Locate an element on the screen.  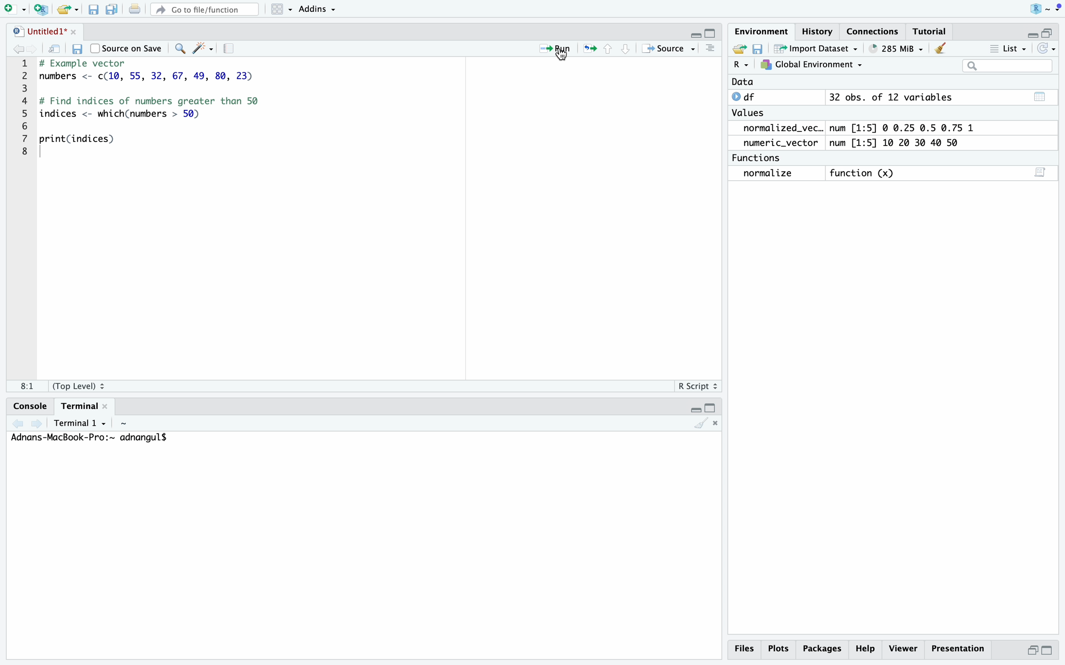
Addins is located at coordinates (315, 9).